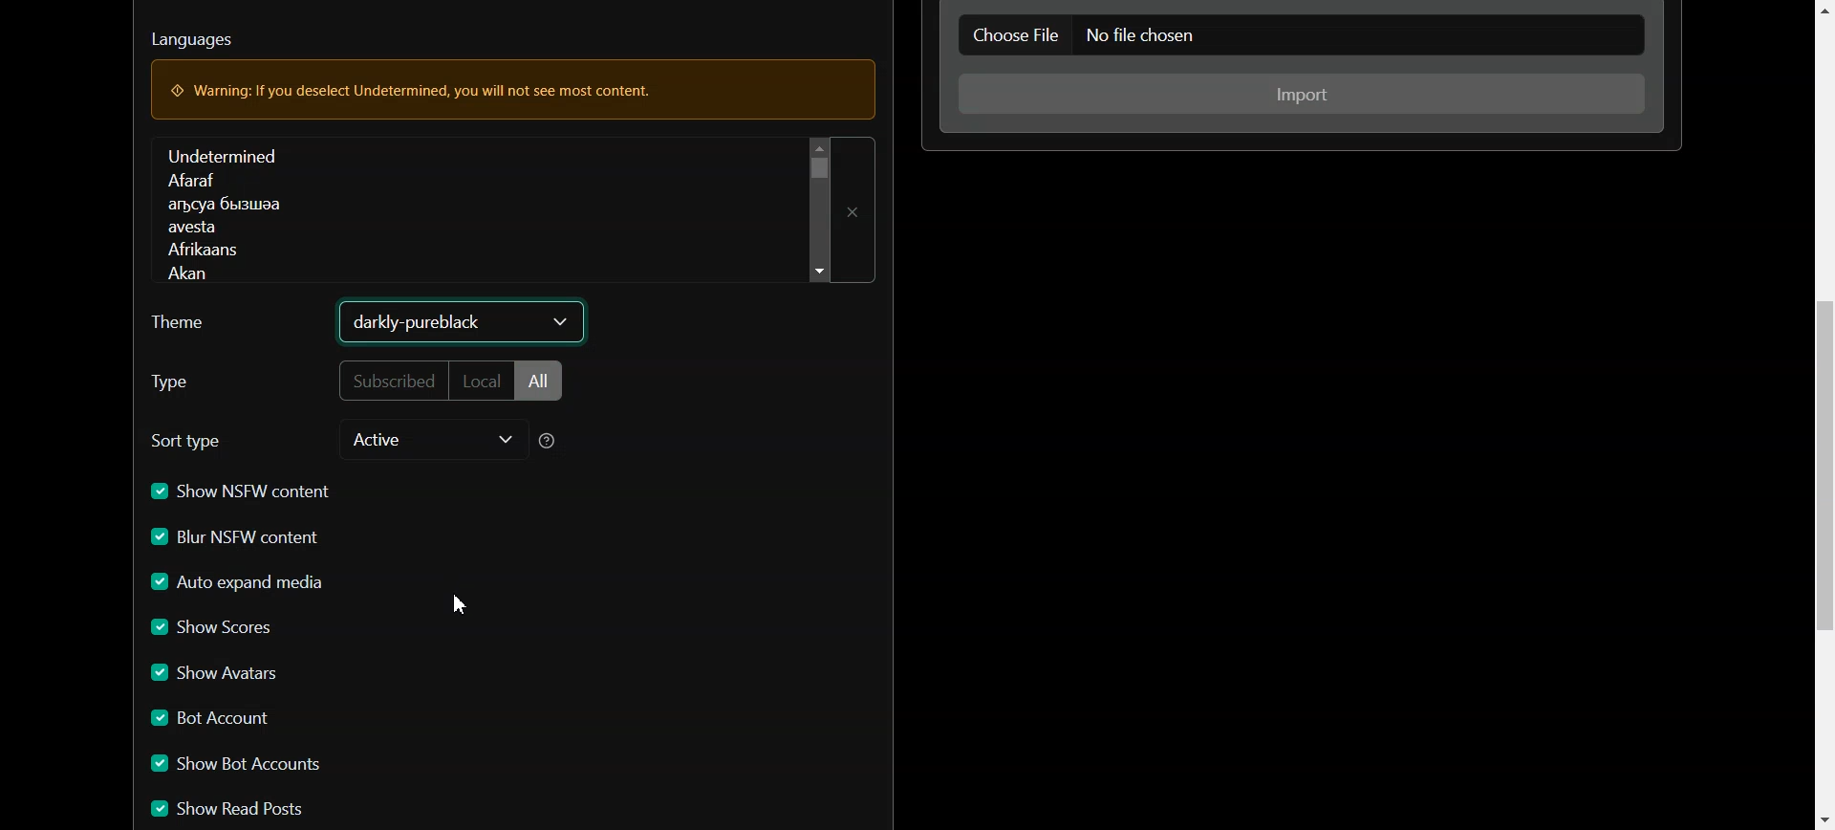 The height and width of the screenshot is (830, 1835). I want to click on Choose File, so click(1014, 34).